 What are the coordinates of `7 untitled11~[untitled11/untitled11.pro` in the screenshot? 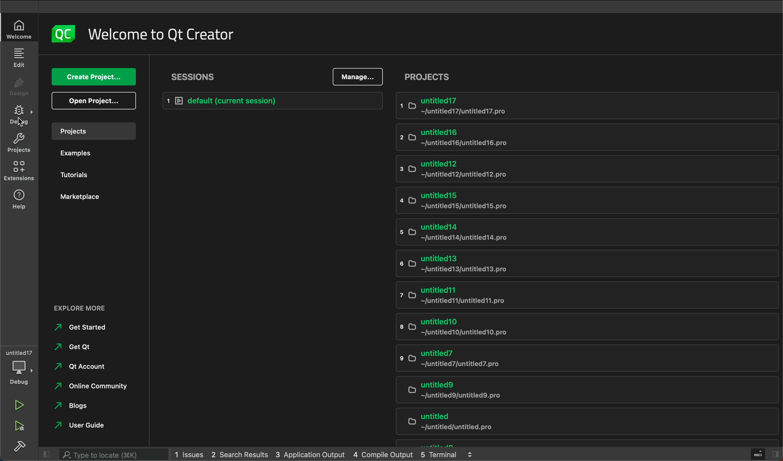 It's located at (585, 296).